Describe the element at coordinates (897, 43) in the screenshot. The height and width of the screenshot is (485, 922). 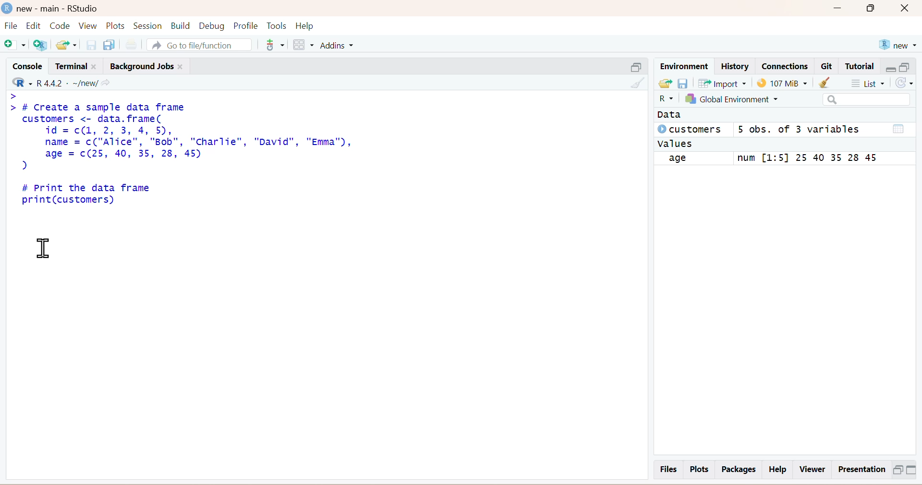
I see `new` at that location.